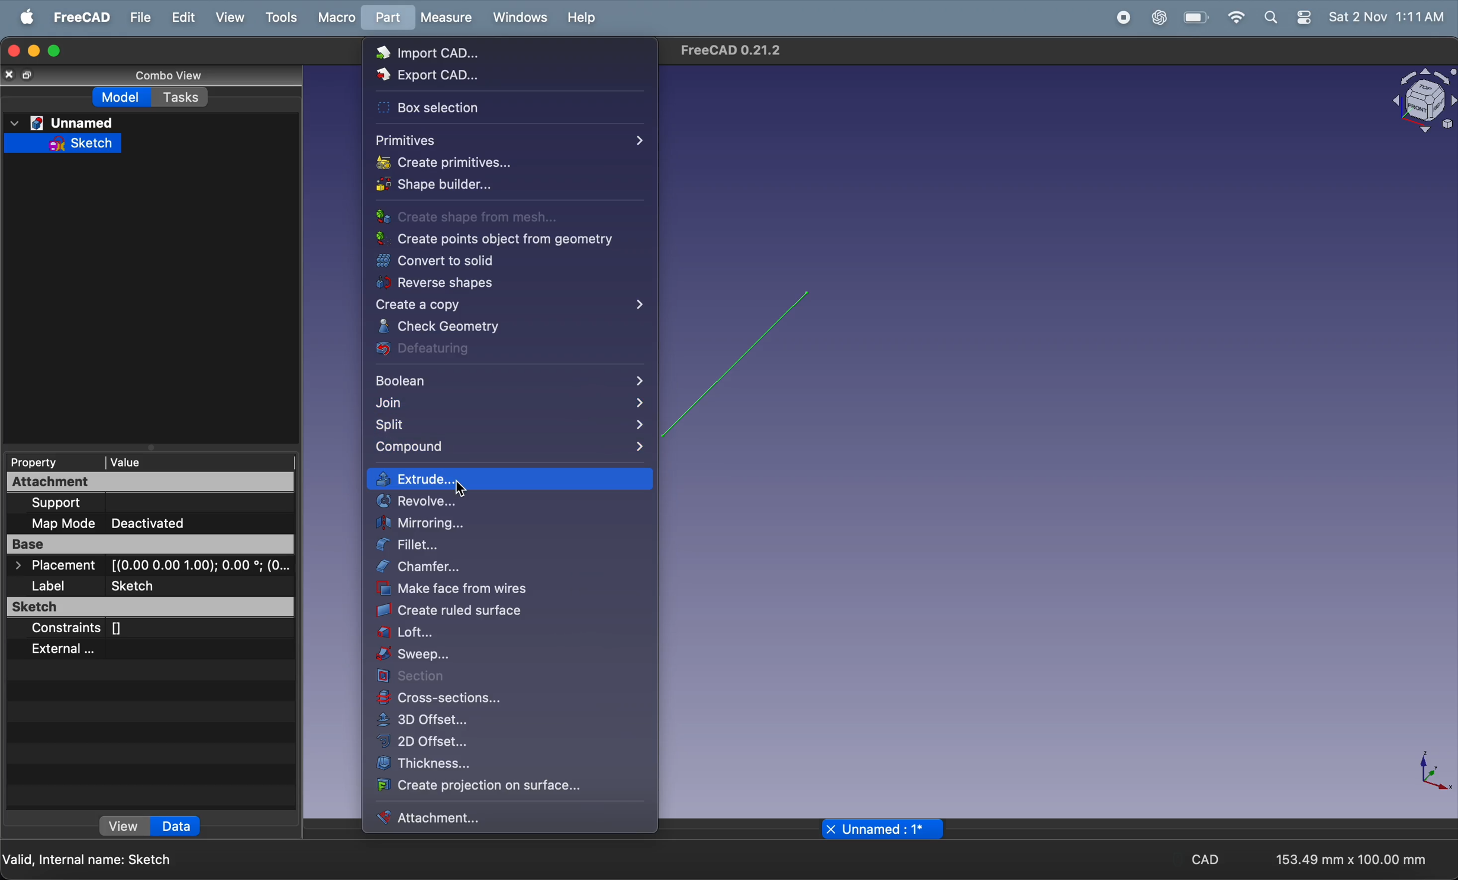 Image resolution: width=1458 pixels, height=880 pixels. I want to click on thickness..., so click(508, 763).